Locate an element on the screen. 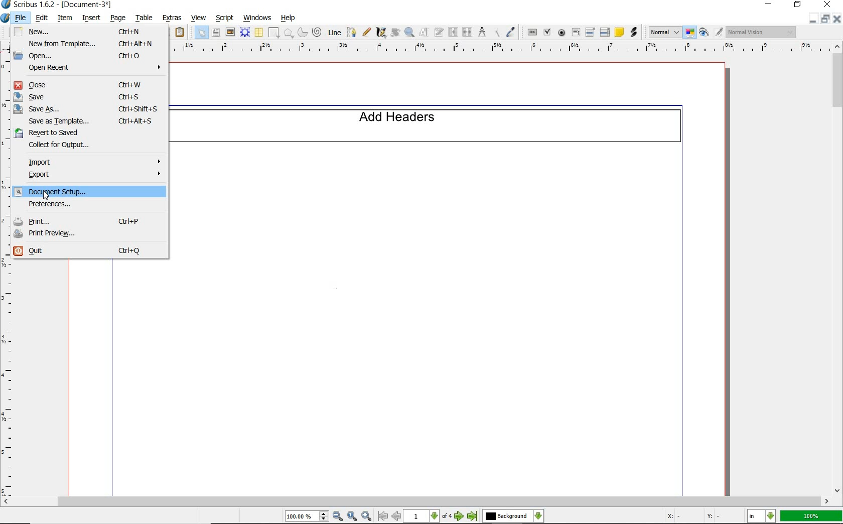 The image size is (843, 524). link text frames is located at coordinates (453, 32).